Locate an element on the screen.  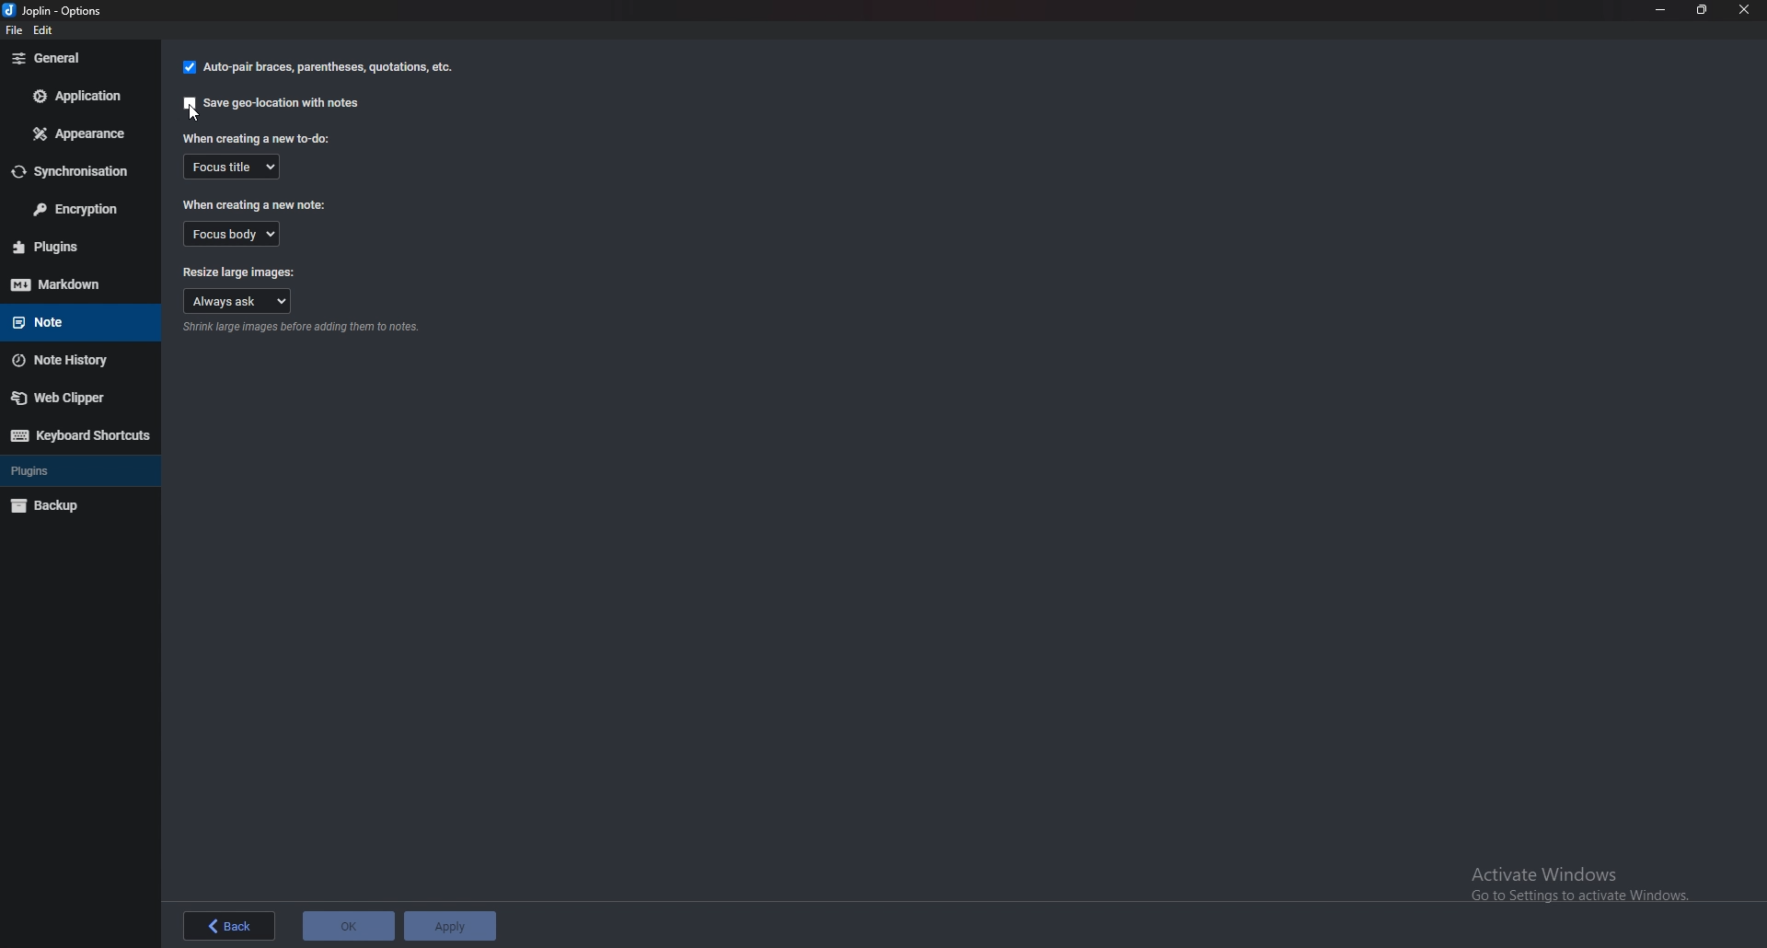
file is located at coordinates (17, 30).